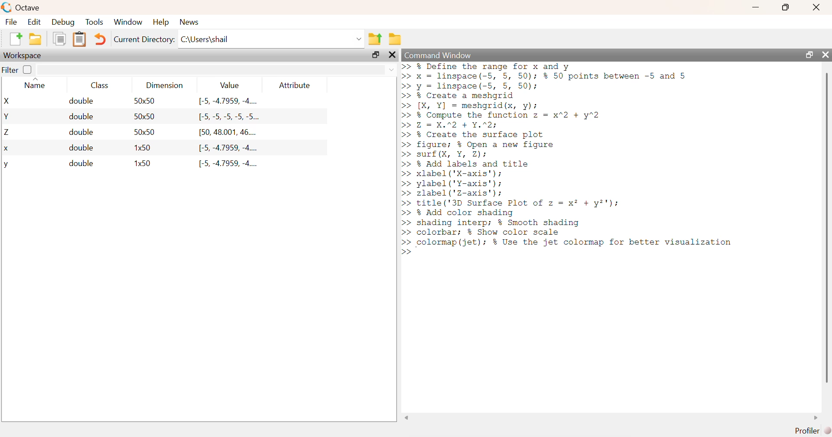  What do you see at coordinates (190, 22) in the screenshot?
I see `News` at bounding box center [190, 22].